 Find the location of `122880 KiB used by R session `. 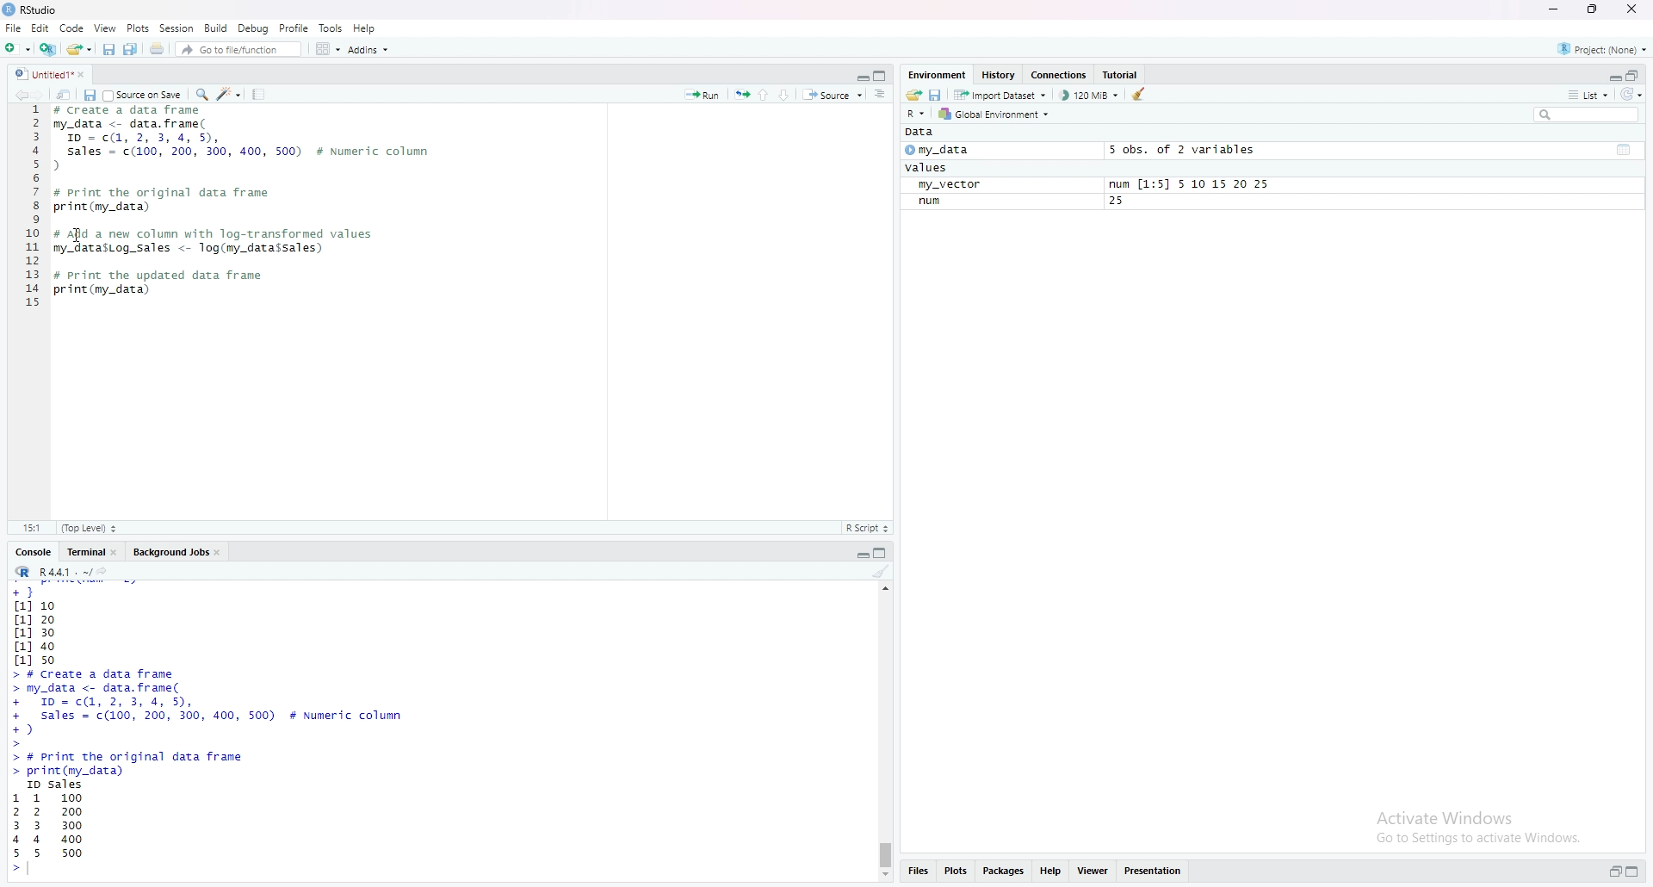

122880 KiB used by R session  is located at coordinates (1090, 97).